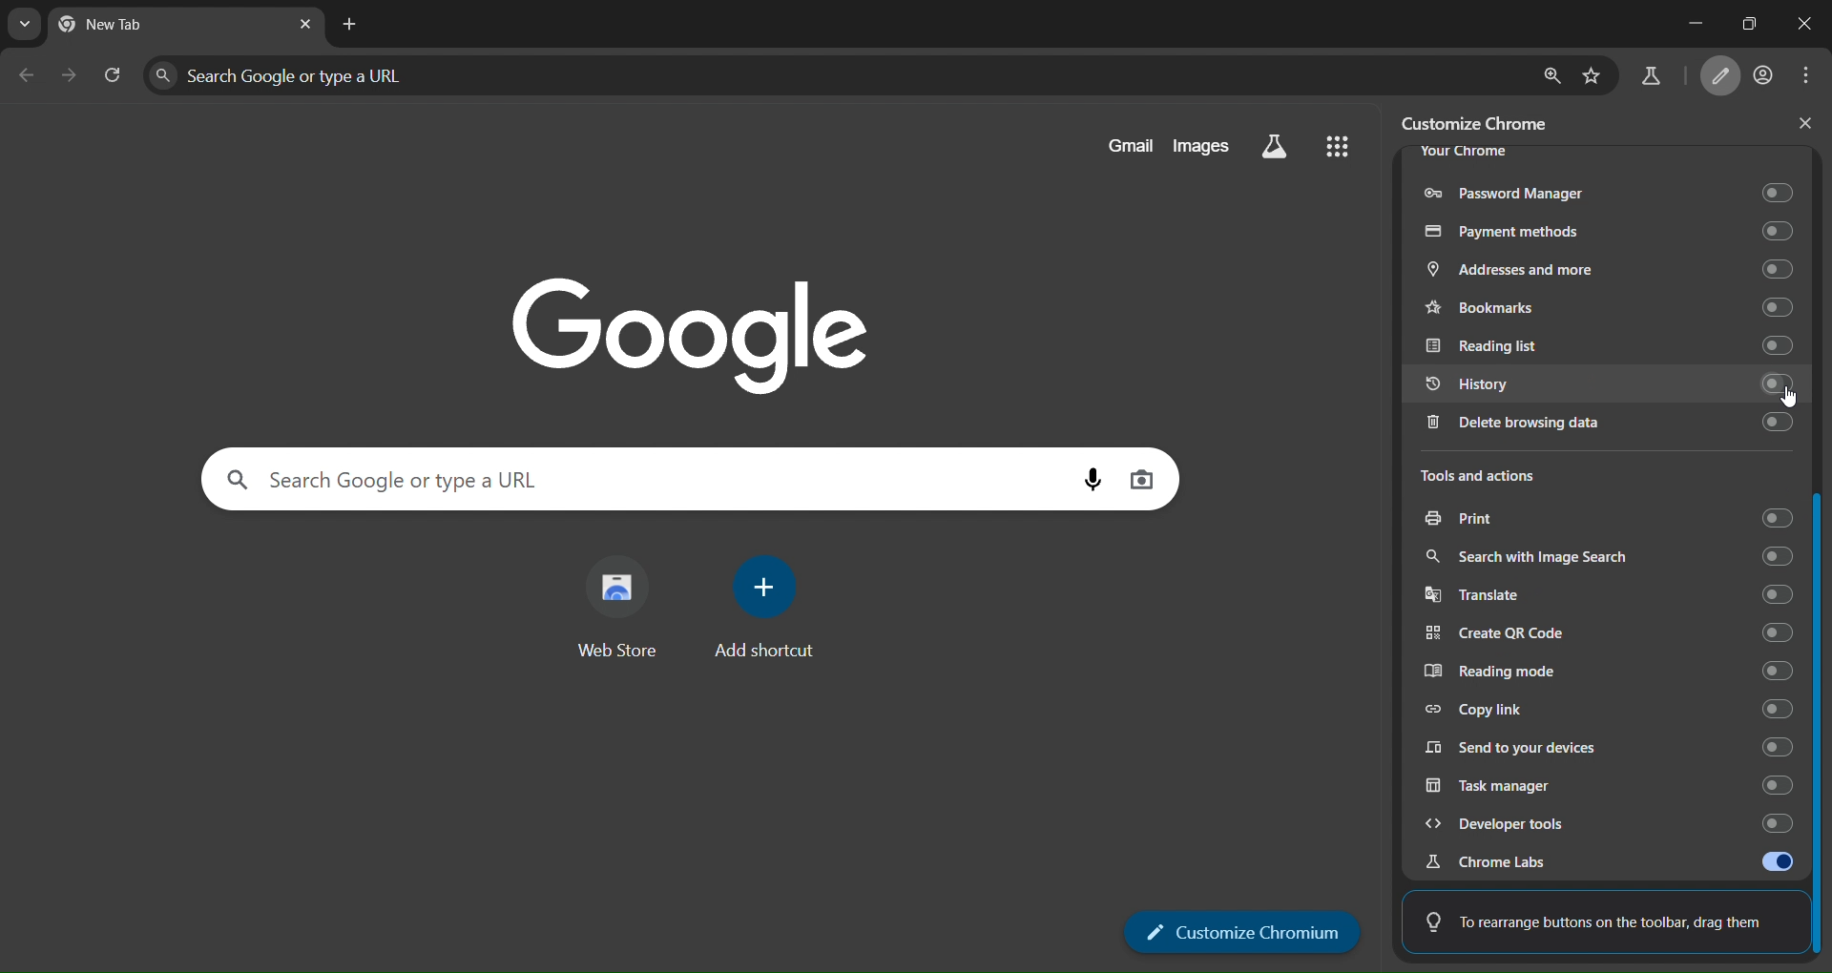 The height and width of the screenshot is (973, 1832). I want to click on payment methods, so click(1607, 230).